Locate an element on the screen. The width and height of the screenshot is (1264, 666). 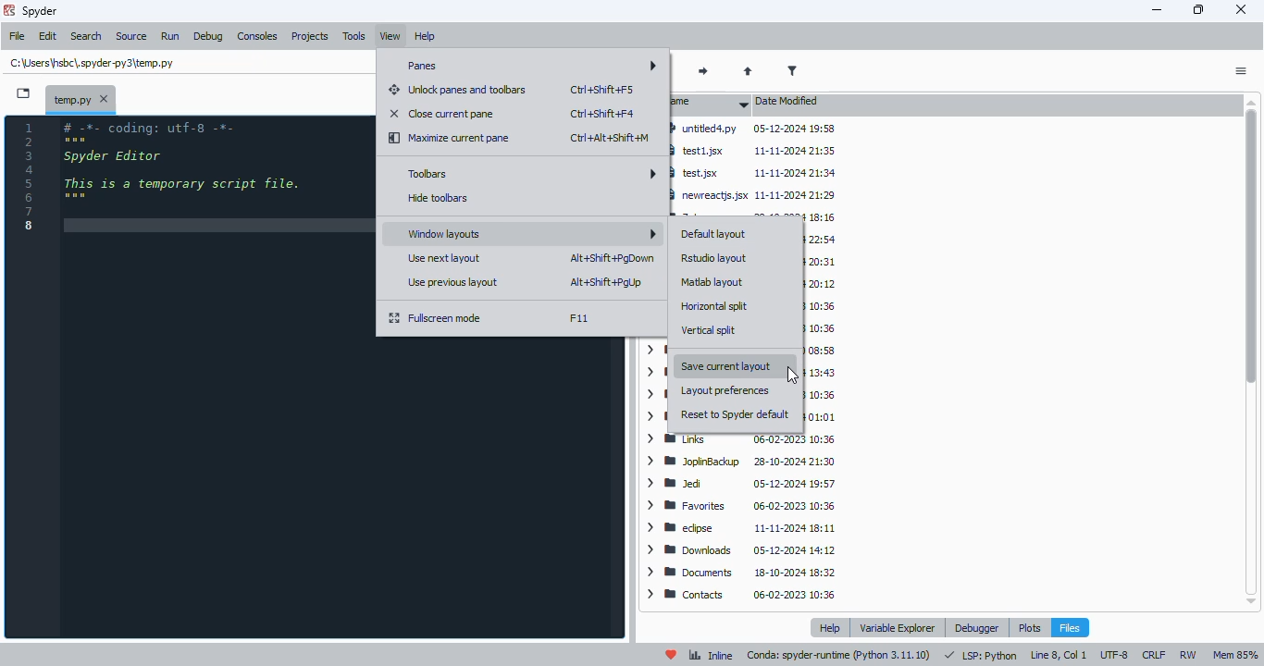
shortcut for use next layout is located at coordinates (613, 258).